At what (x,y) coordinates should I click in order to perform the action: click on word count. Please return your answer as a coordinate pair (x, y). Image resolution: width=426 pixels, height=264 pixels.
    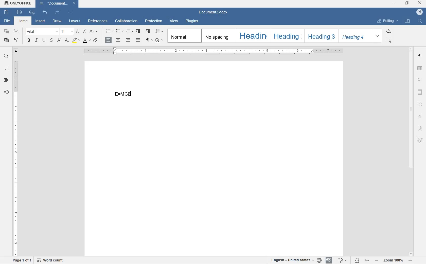
    Looking at the image, I should click on (51, 260).